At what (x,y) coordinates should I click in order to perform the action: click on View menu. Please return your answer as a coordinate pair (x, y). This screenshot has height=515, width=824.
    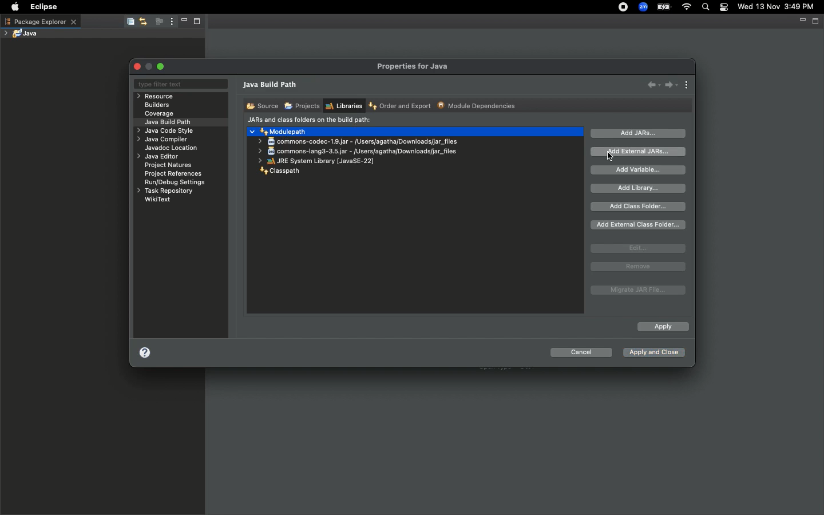
    Looking at the image, I should click on (171, 22).